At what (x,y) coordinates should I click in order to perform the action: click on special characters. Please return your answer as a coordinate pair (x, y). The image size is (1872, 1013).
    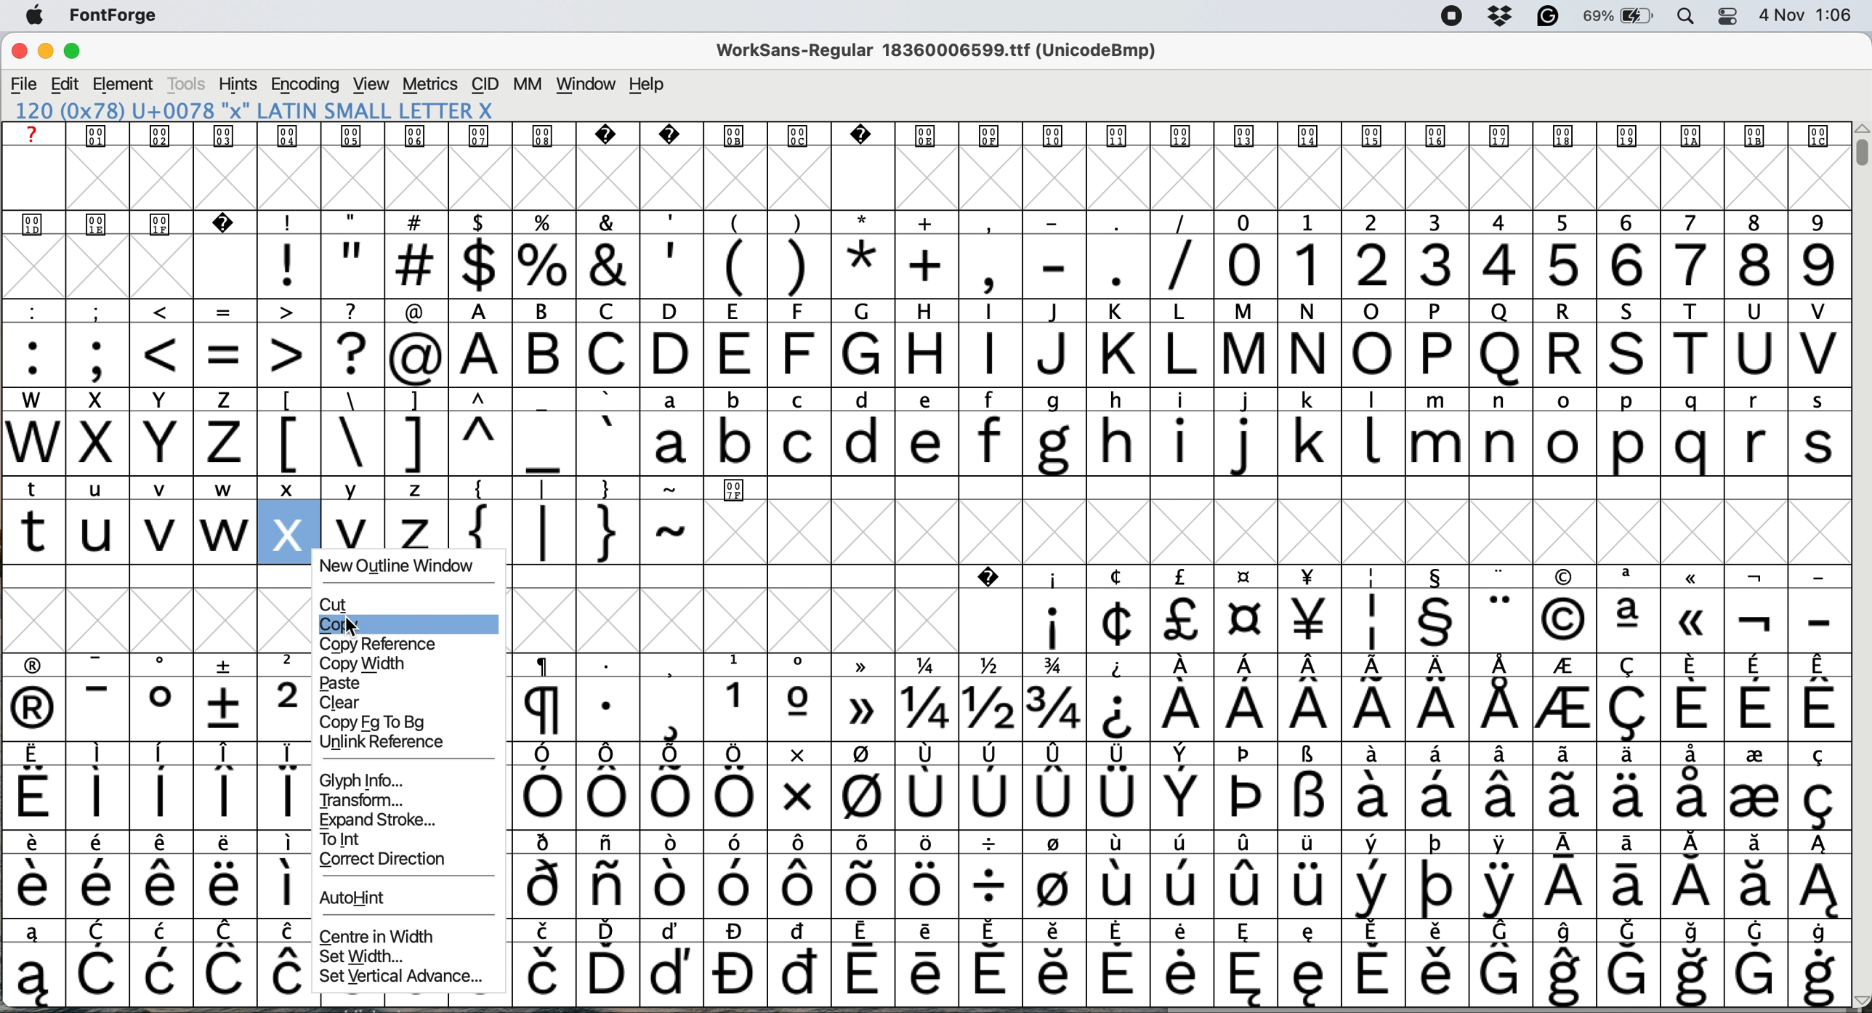
    Looking at the image, I should click on (156, 844).